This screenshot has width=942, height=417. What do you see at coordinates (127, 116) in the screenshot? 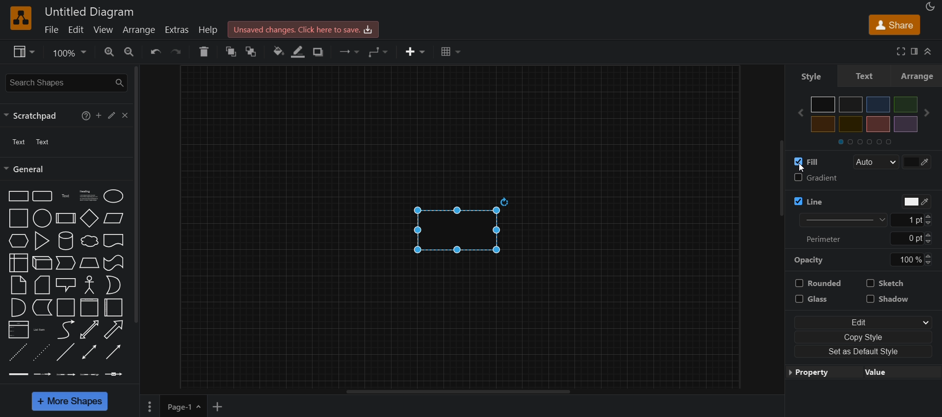
I see `close` at bounding box center [127, 116].